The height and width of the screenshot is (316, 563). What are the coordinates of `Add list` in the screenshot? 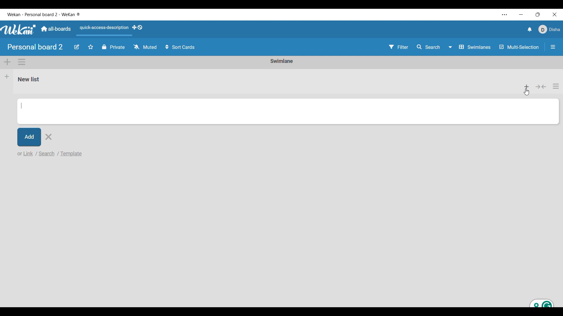 It's located at (7, 76).